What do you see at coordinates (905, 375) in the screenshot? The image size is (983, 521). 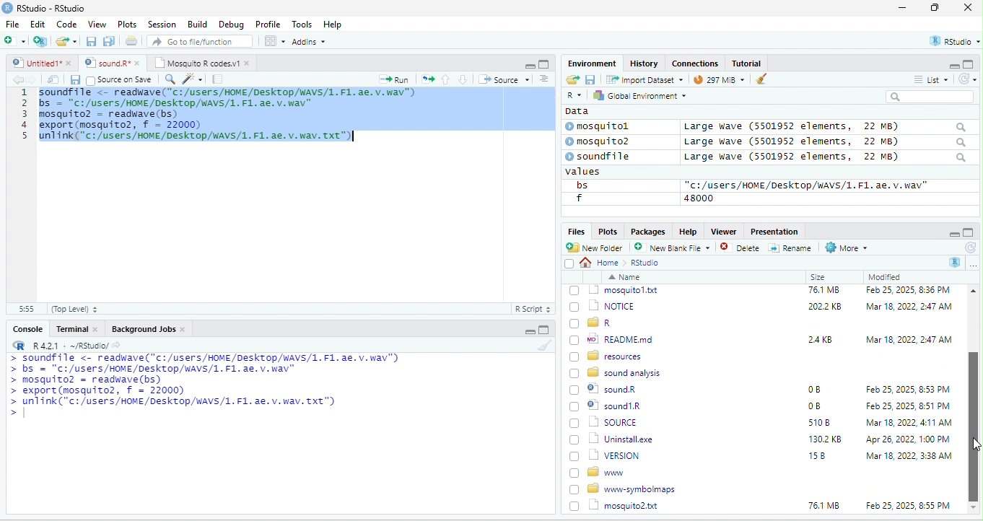 I see `Feb 25, 2025, 8:36 PM` at bounding box center [905, 375].